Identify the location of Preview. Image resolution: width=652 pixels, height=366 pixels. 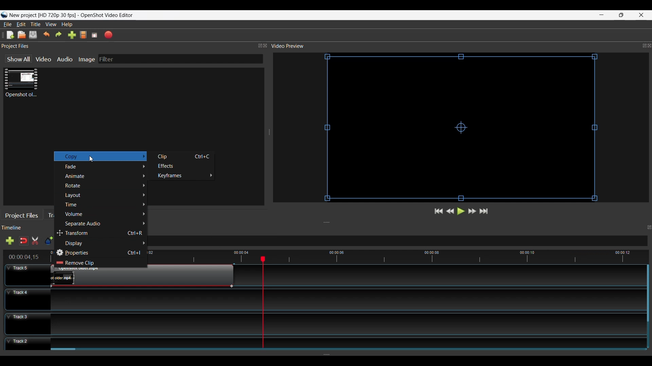
(451, 212).